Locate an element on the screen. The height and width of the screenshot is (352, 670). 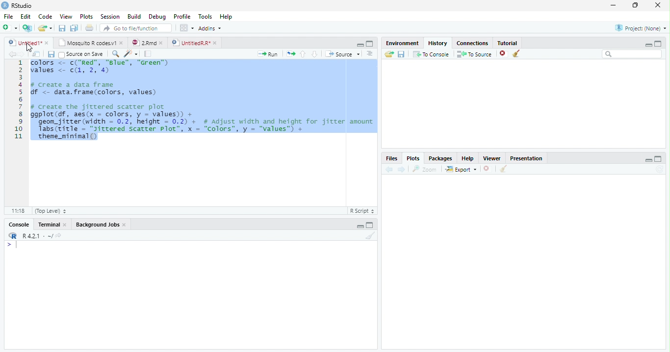
Save history into a file is located at coordinates (401, 54).